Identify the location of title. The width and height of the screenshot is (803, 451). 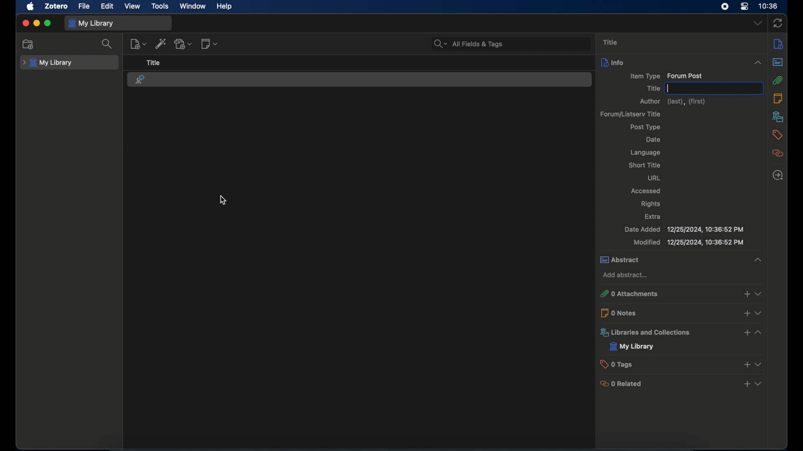
(653, 89).